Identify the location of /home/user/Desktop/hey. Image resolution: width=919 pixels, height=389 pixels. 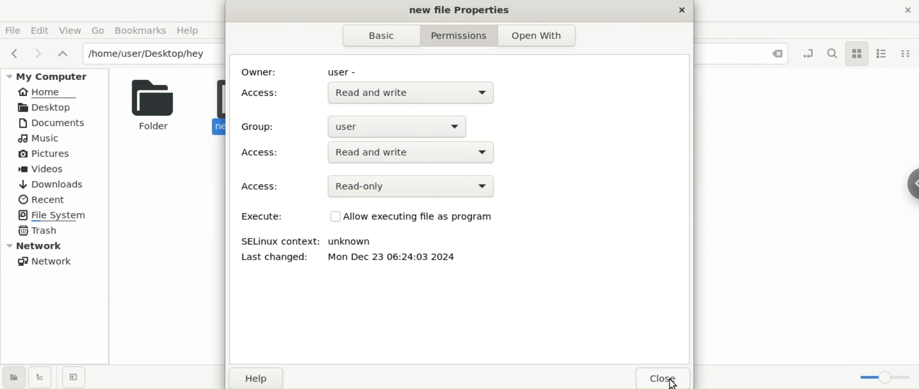
(149, 53).